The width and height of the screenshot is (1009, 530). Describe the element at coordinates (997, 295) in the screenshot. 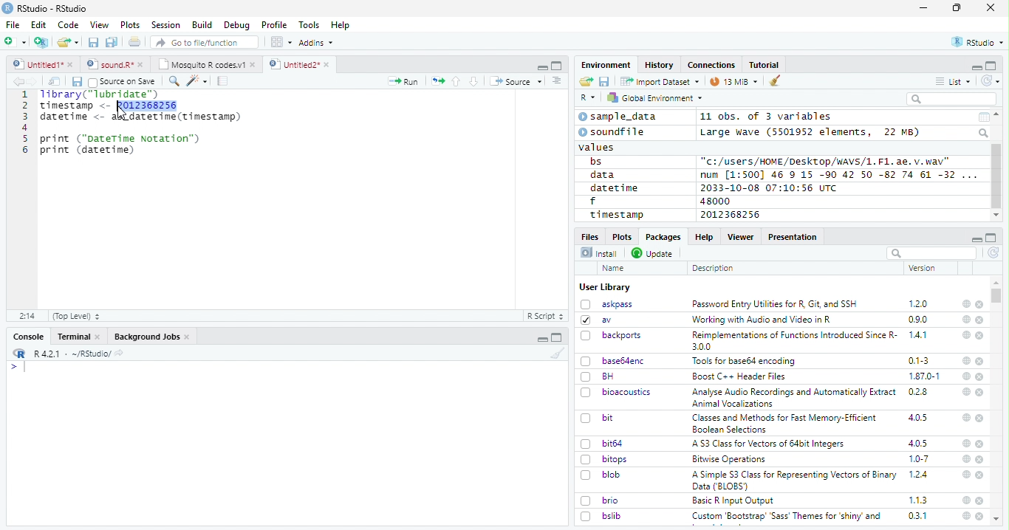

I see `scroll bar` at that location.